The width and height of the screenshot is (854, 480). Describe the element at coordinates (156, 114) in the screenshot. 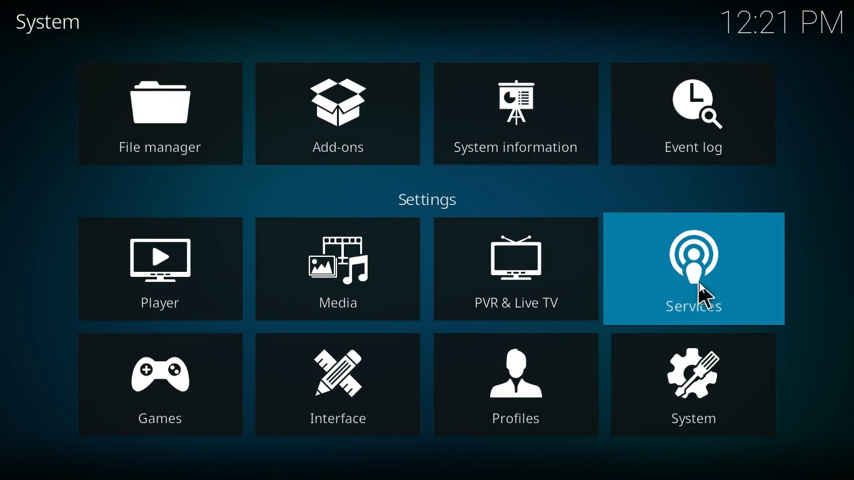

I see `file manager` at that location.